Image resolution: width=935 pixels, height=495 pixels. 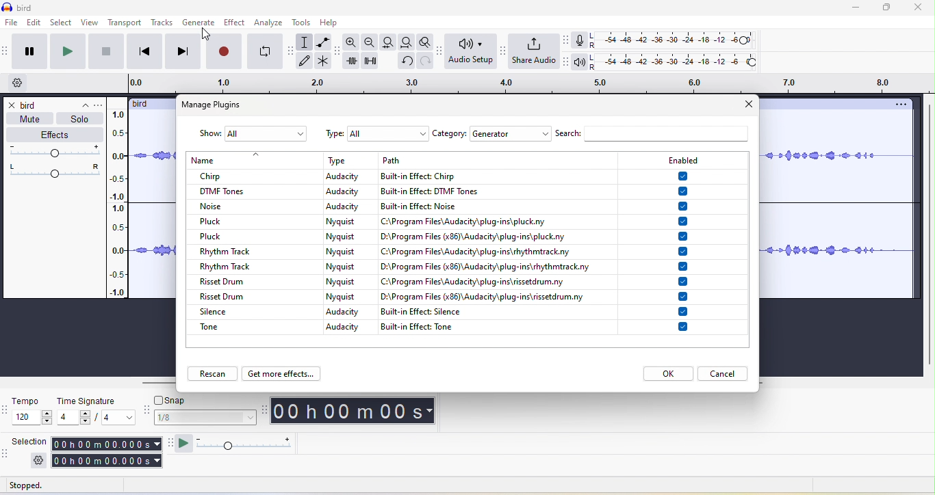 What do you see at coordinates (51, 152) in the screenshot?
I see `volume` at bounding box center [51, 152].